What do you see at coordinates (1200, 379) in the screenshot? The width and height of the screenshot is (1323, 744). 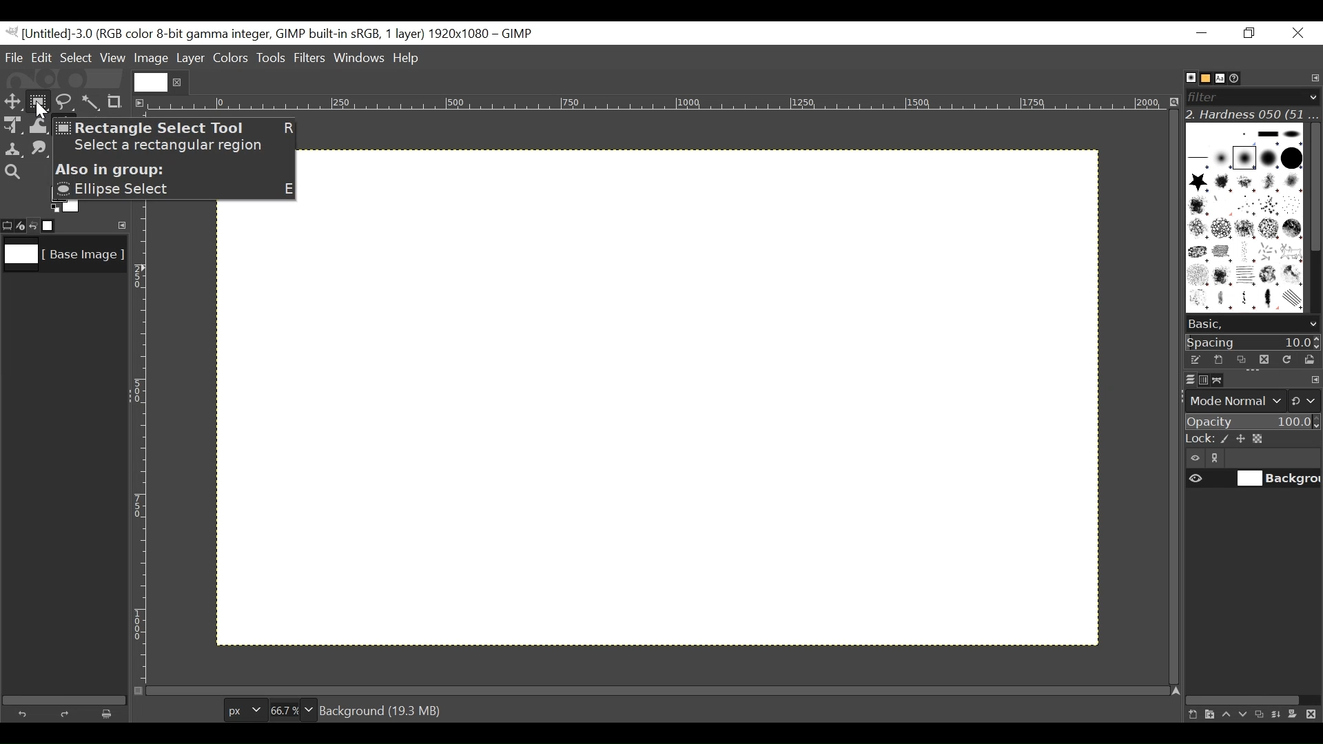 I see `Channels` at bounding box center [1200, 379].